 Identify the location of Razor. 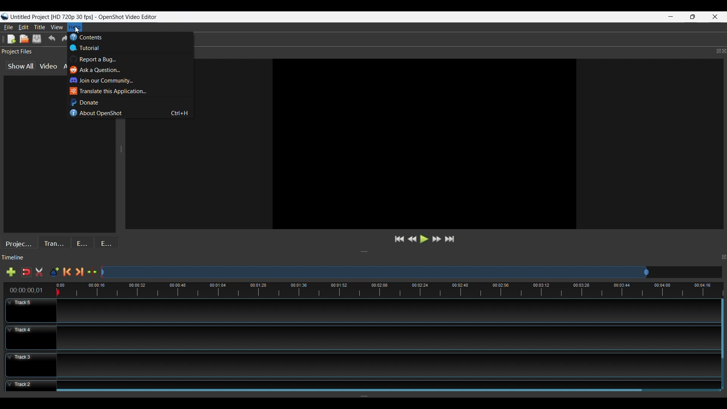
(39, 272).